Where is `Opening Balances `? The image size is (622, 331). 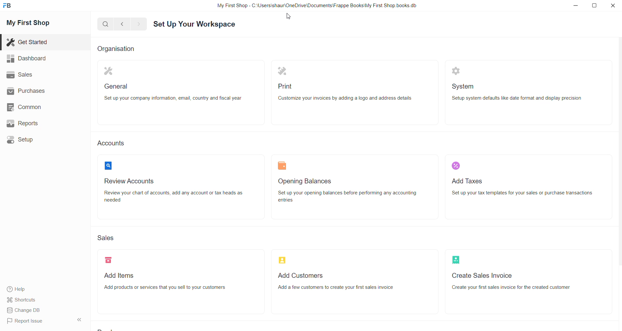
Opening Balances  is located at coordinates (349, 183).